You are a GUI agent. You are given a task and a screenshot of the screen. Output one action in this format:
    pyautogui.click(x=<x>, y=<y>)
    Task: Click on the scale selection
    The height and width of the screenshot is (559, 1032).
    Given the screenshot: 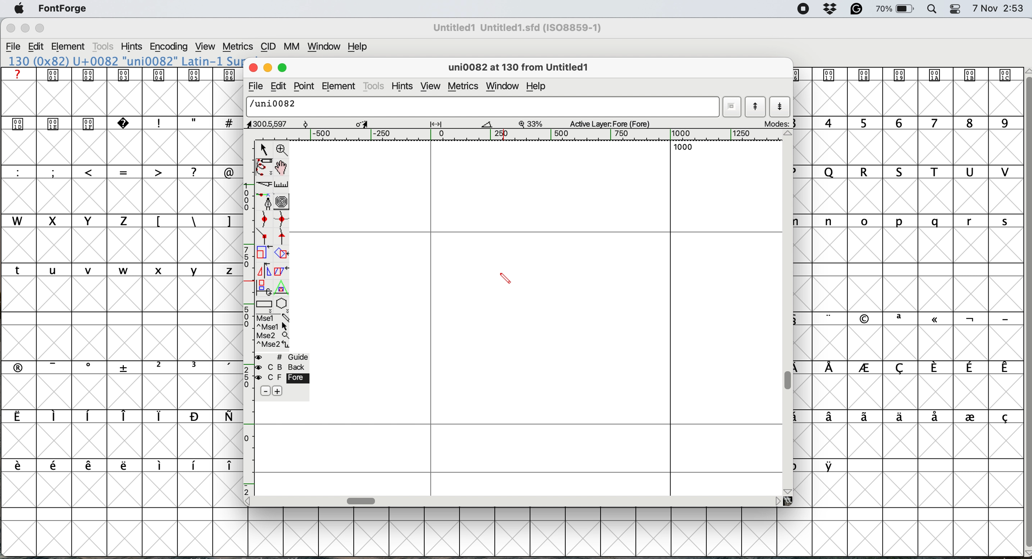 What is the action you would take?
    pyautogui.click(x=264, y=254)
    